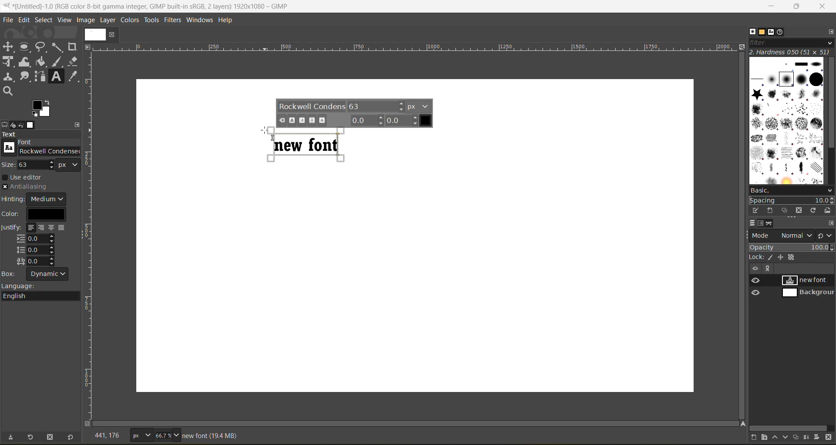 This screenshot has height=445, width=836. Describe the element at coordinates (212, 435) in the screenshot. I see `metadata` at that location.